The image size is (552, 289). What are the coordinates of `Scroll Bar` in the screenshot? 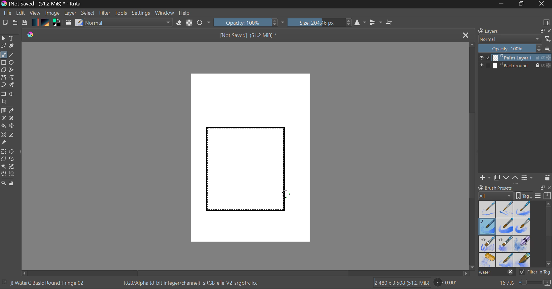 It's located at (246, 273).